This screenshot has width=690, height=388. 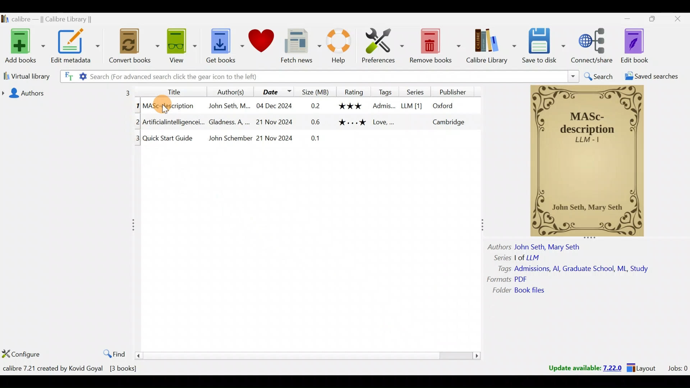 I want to click on , so click(x=500, y=269).